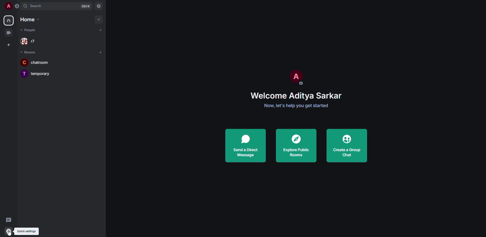  Describe the element at coordinates (99, 19) in the screenshot. I see `add` at that location.